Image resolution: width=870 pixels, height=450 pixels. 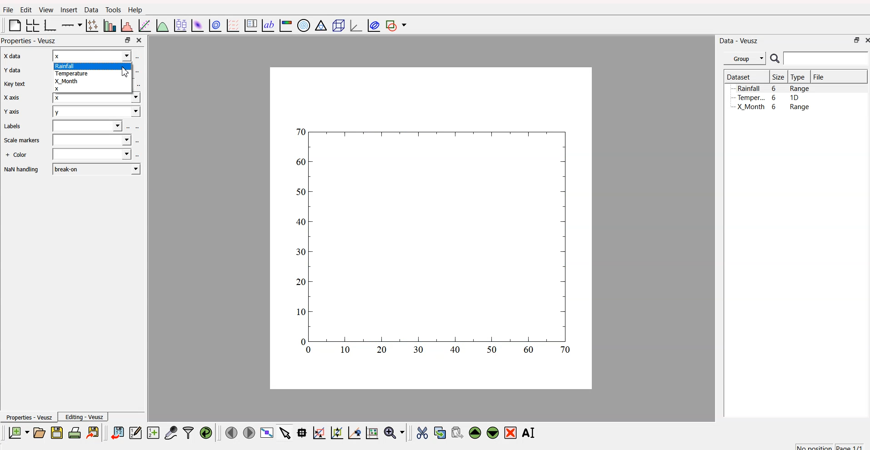 I want to click on text label, so click(x=267, y=26).